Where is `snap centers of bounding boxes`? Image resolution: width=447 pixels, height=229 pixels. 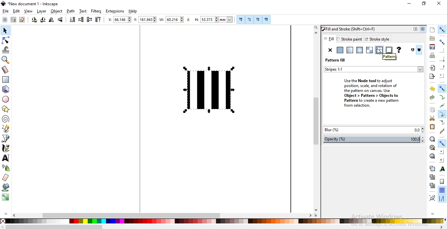
snap centers of bounding boxes is located at coordinates (442, 76).